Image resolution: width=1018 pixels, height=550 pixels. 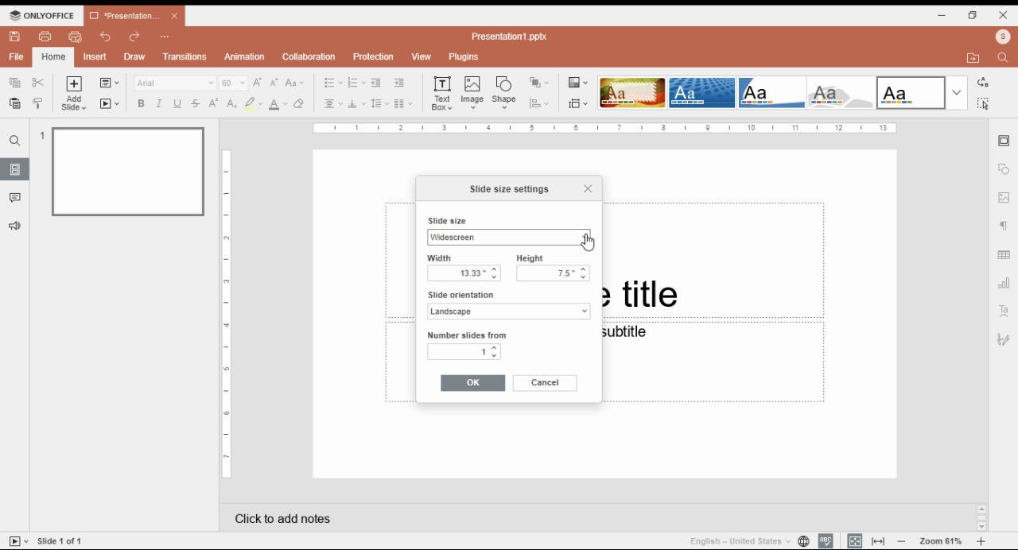 I want to click on copy style, so click(x=40, y=103).